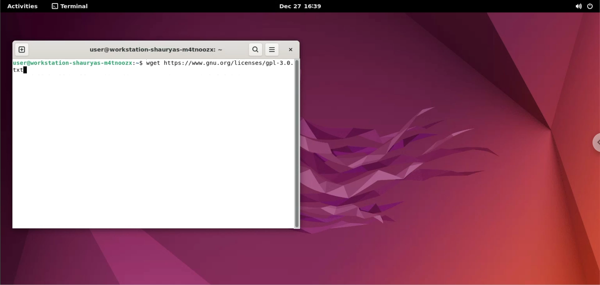  I want to click on .txt, so click(21, 73).